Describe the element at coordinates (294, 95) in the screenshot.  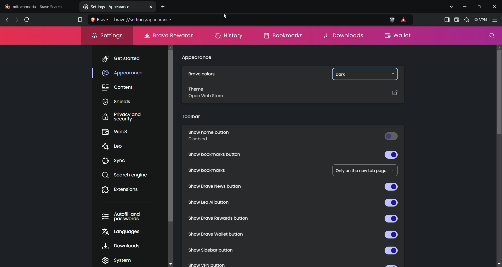
I see `theme open web store` at that location.